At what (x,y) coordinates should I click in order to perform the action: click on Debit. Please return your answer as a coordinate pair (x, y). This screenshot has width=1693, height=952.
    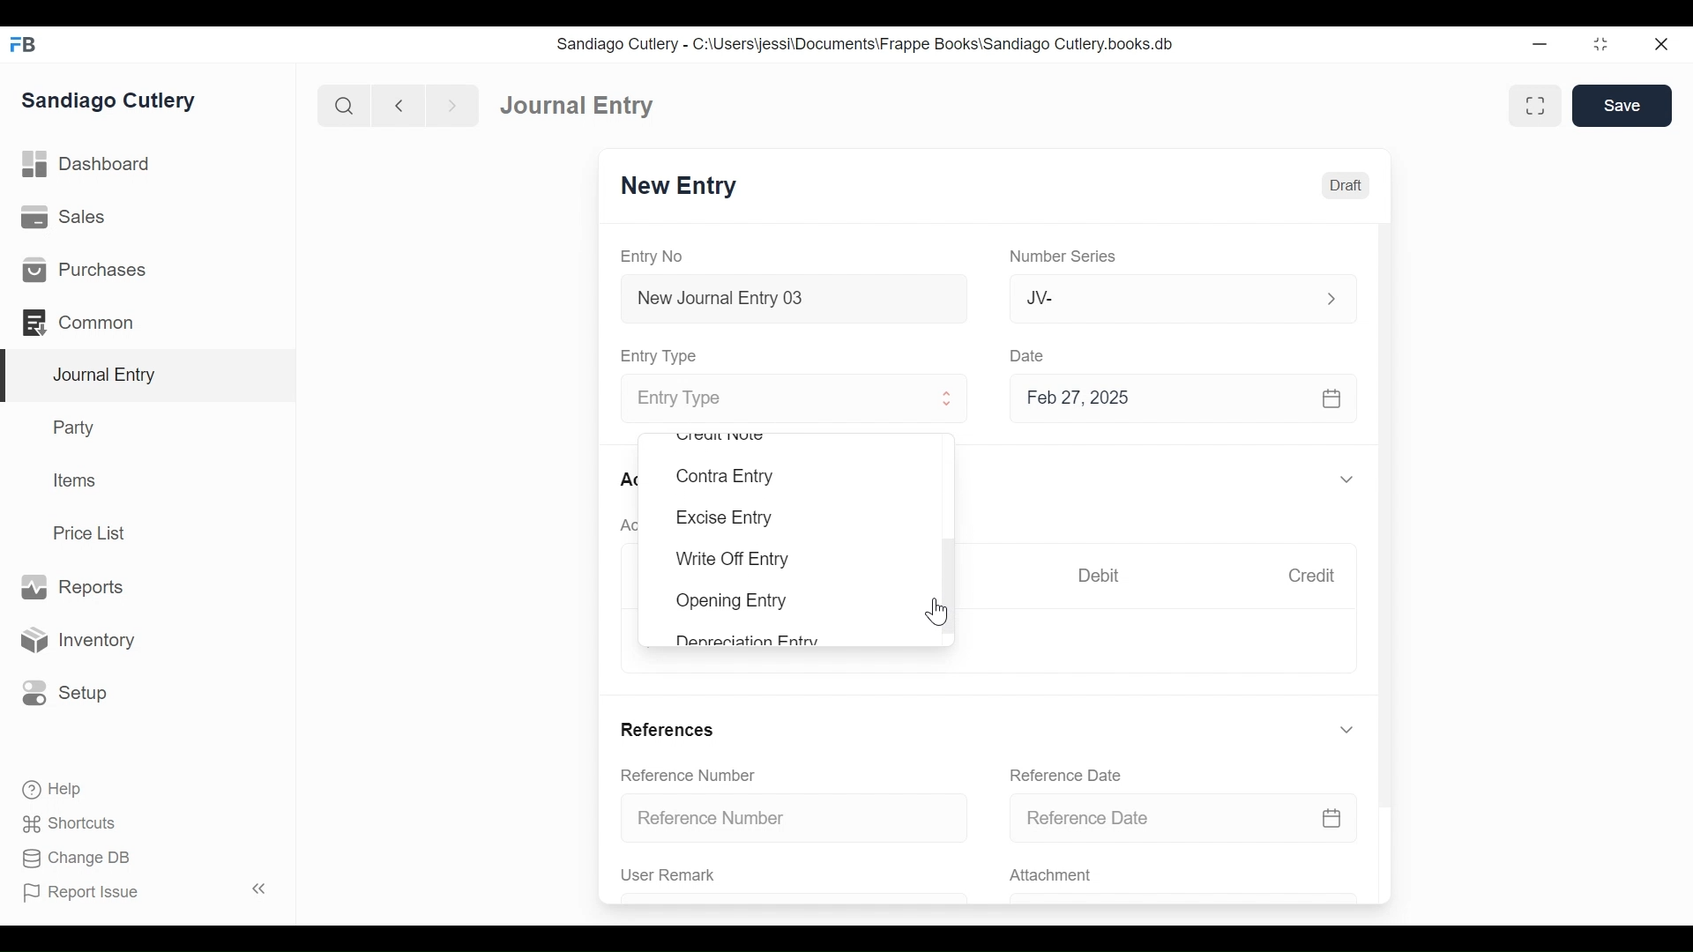
    Looking at the image, I should click on (1100, 574).